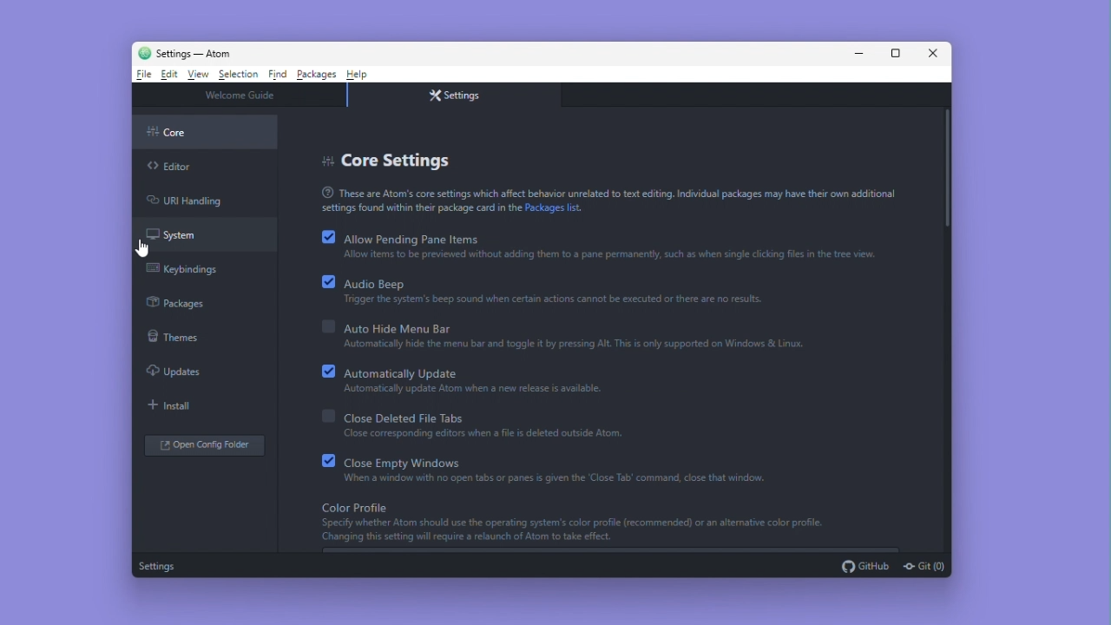 The height and width of the screenshot is (625, 1111). What do you see at coordinates (858, 565) in the screenshot?
I see `github` at bounding box center [858, 565].